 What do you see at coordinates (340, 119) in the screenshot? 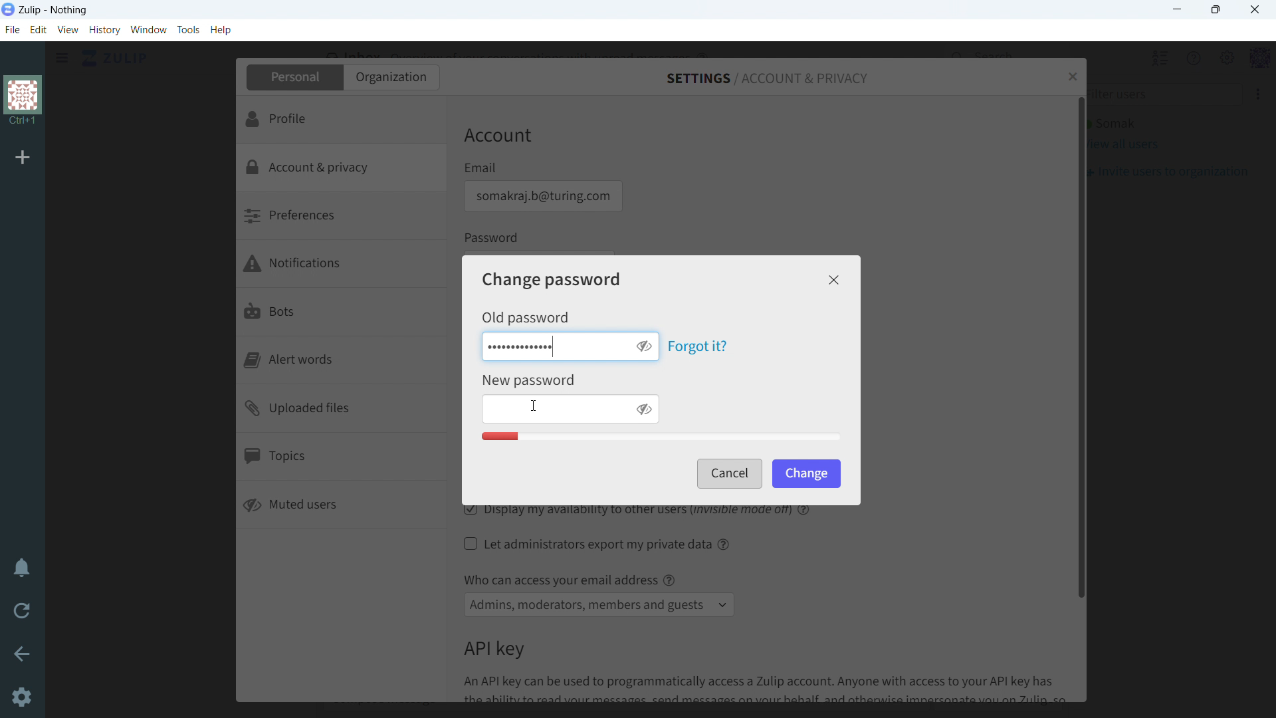
I see `profile` at bounding box center [340, 119].